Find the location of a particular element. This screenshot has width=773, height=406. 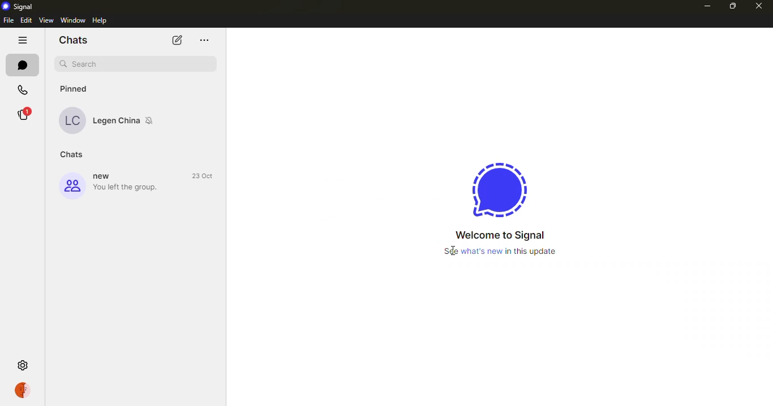

stories is located at coordinates (23, 114).